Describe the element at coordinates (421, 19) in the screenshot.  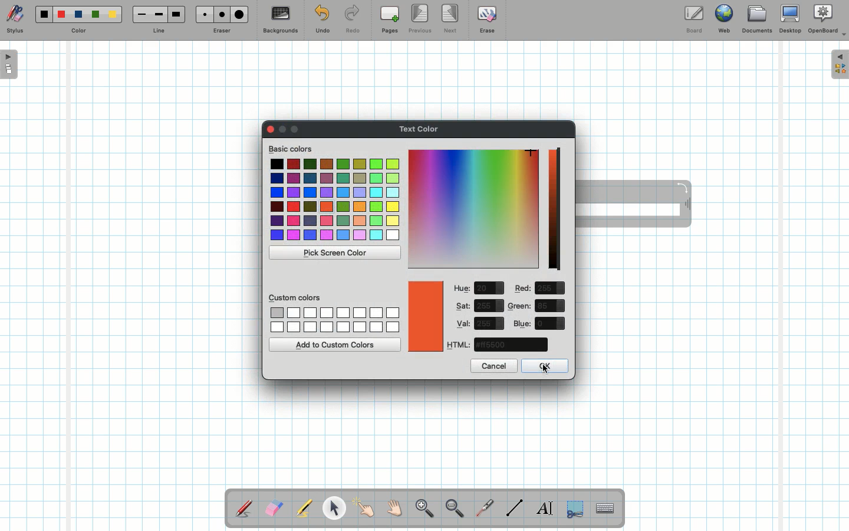
I see `Previous` at that location.